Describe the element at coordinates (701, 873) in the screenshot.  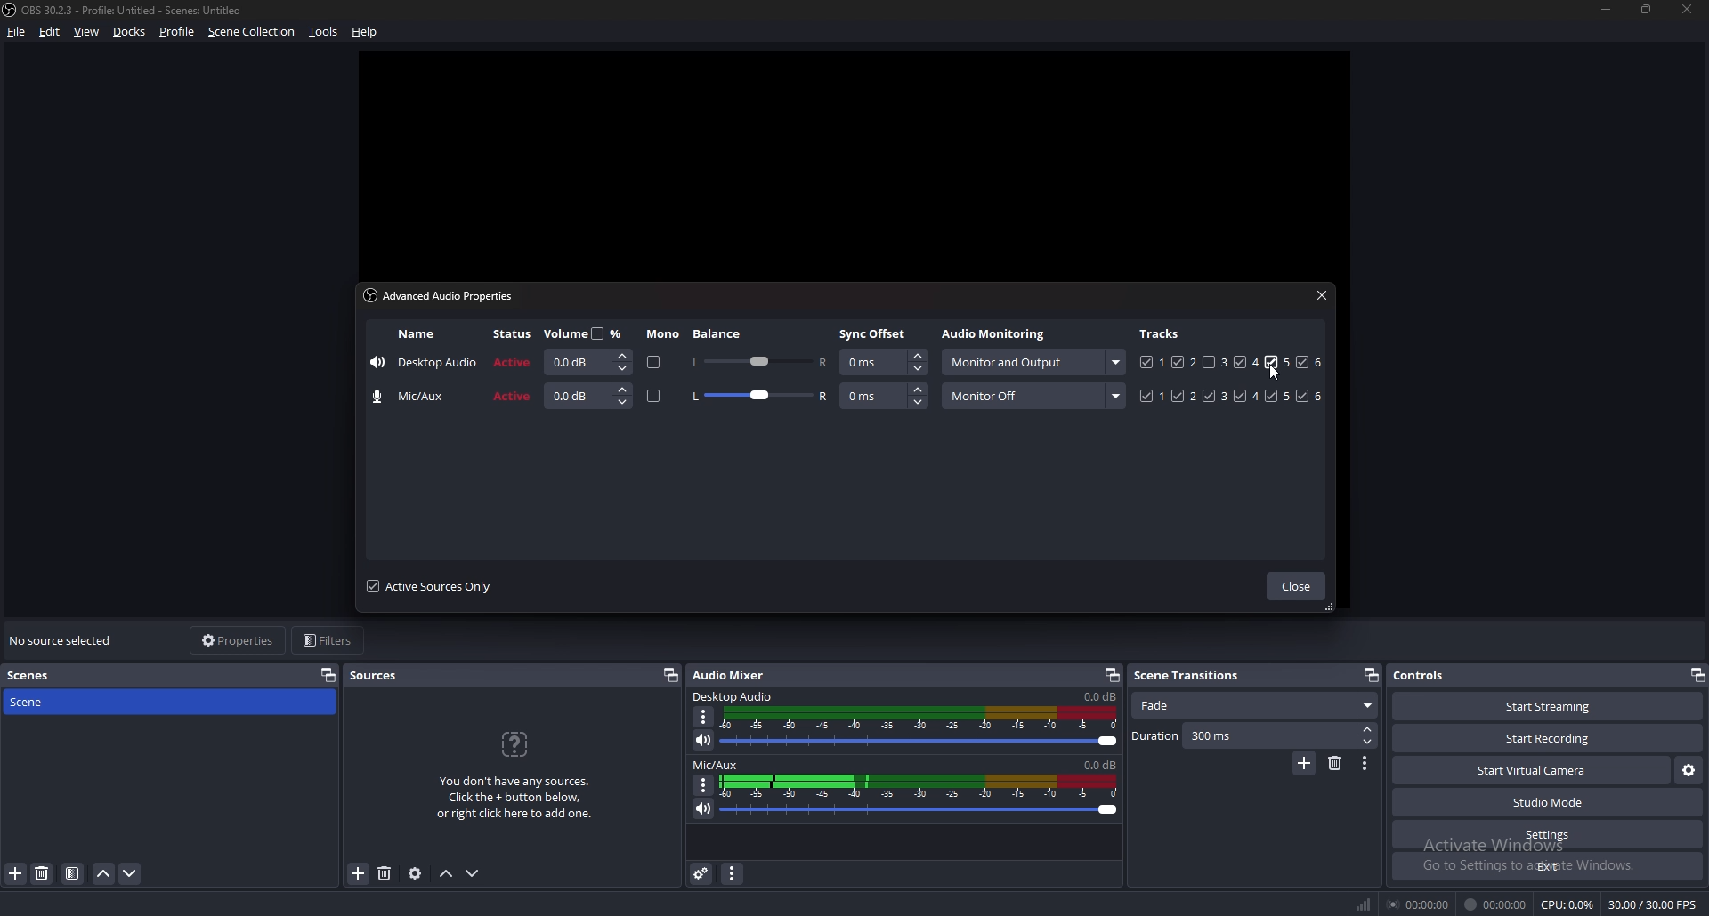
I see `advanced audio properties` at that location.